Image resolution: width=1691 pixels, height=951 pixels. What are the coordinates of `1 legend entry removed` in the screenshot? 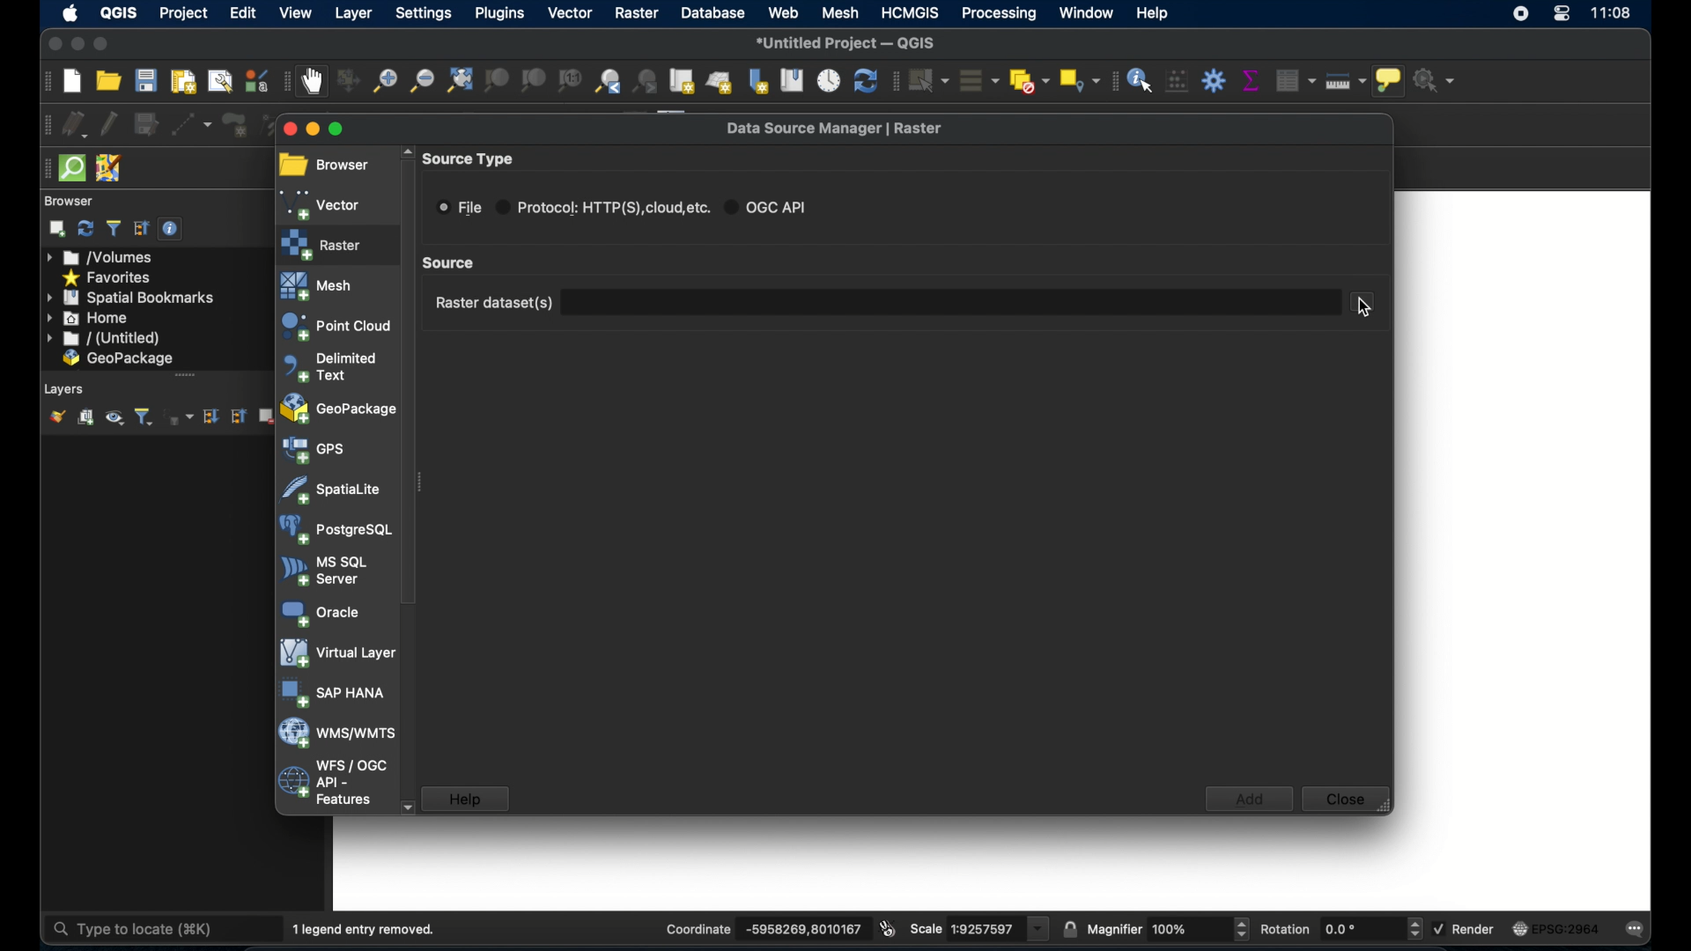 It's located at (369, 927).